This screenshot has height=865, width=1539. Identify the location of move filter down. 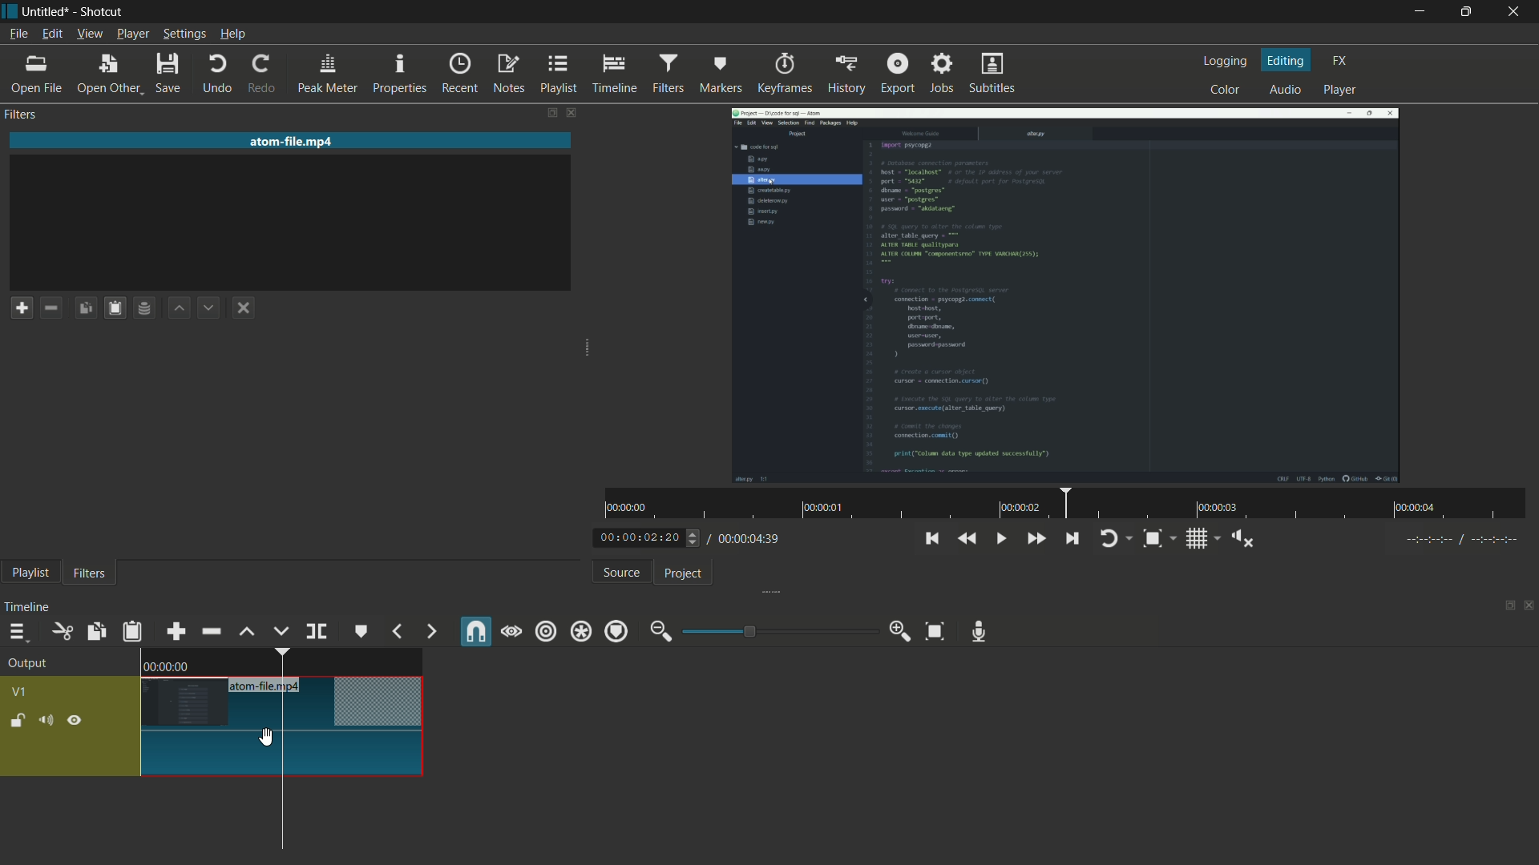
(209, 308).